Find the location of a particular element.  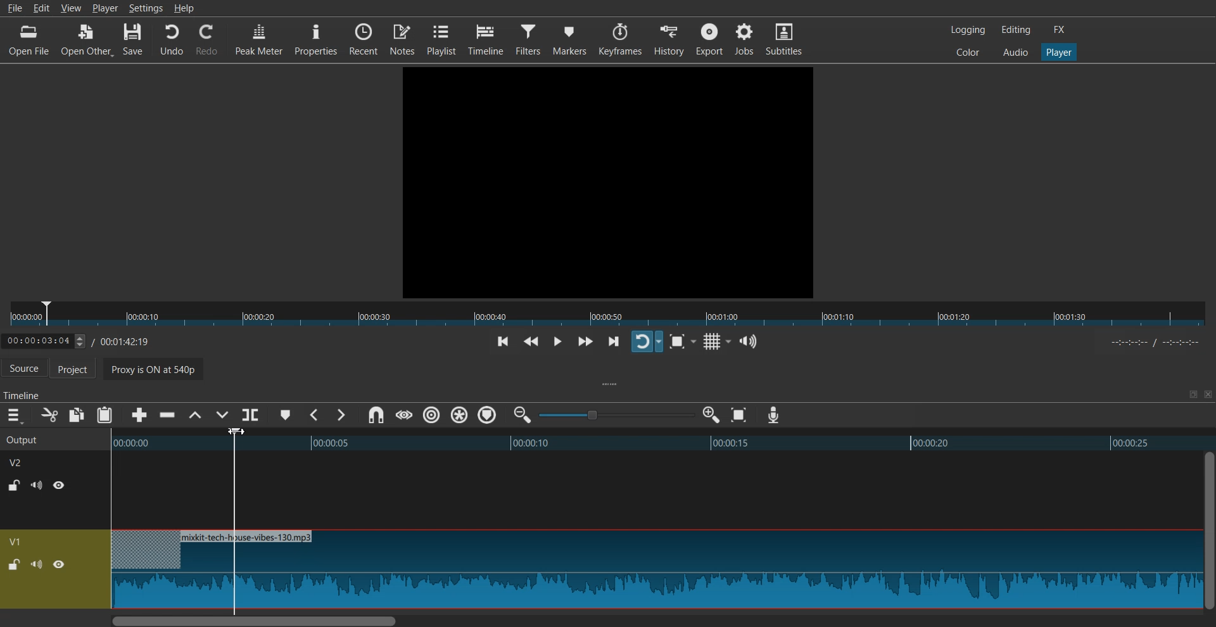

Cut is located at coordinates (49, 415).